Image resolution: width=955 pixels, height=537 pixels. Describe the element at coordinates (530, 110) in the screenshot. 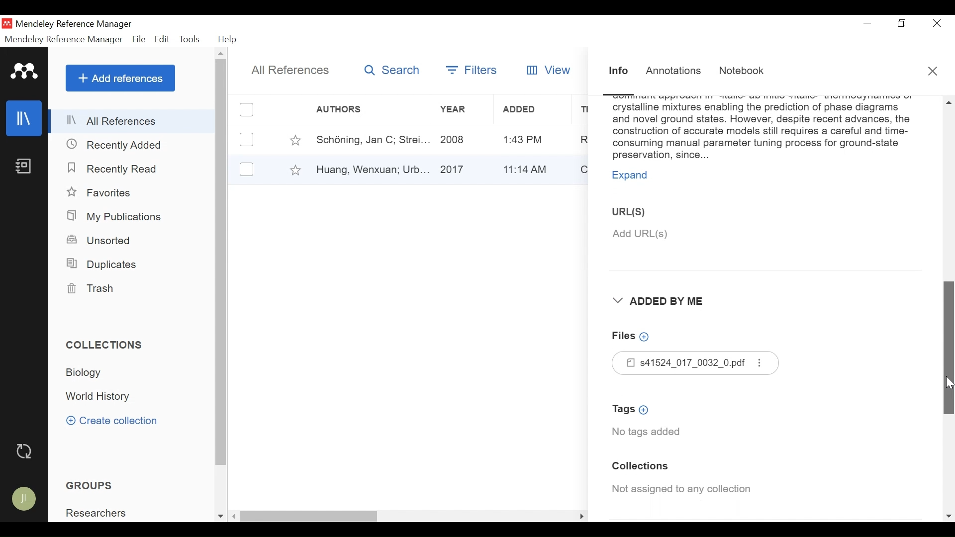

I see `Added` at that location.